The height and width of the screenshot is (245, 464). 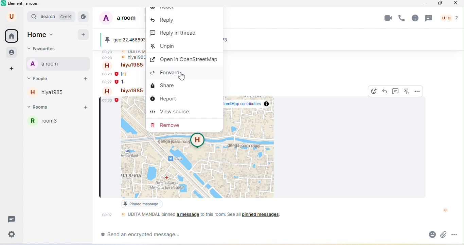 I want to click on street map, so click(x=206, y=165).